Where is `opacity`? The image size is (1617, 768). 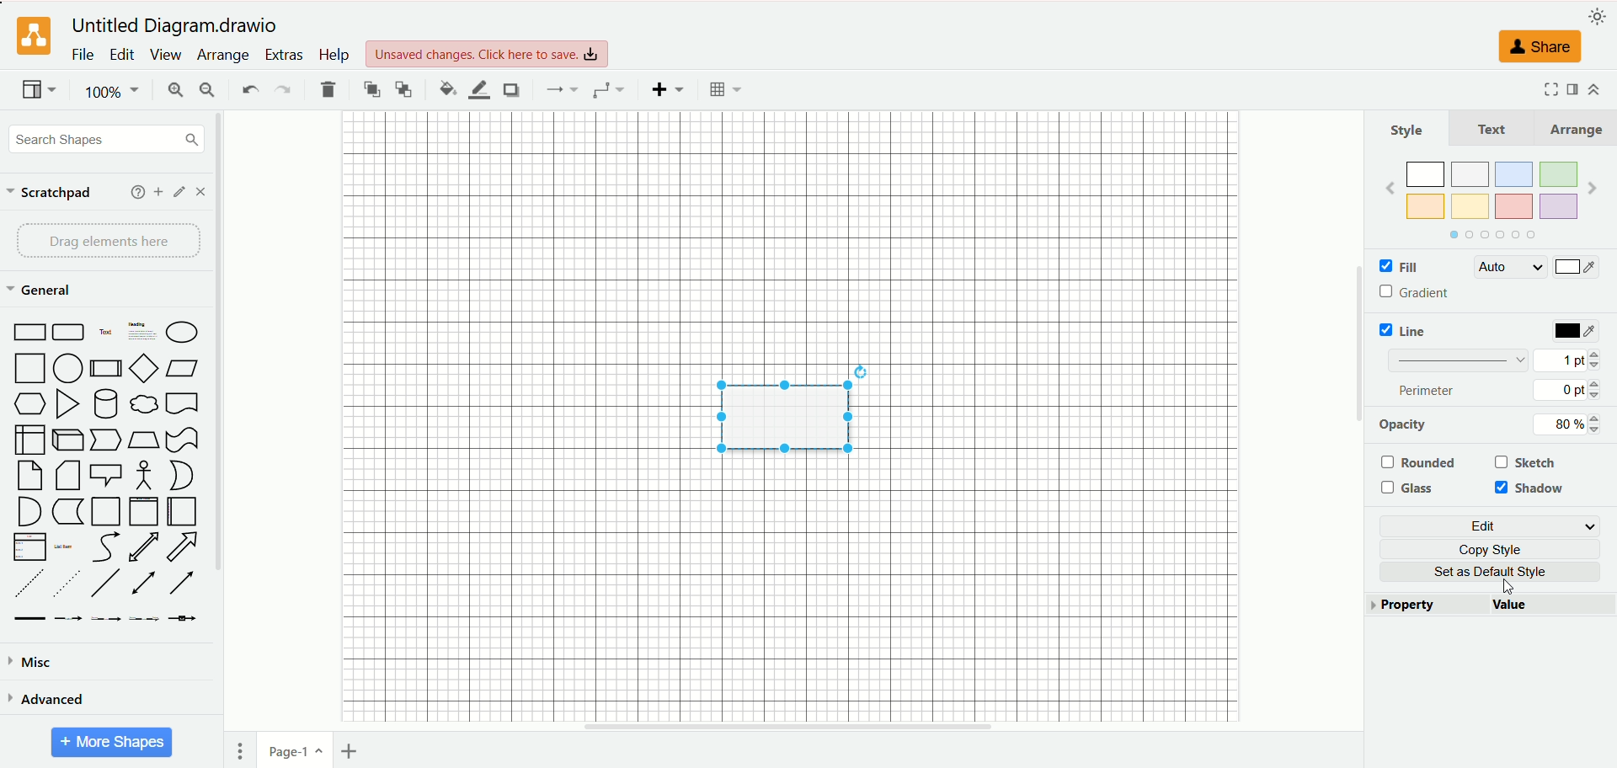
opacity is located at coordinates (1404, 424).